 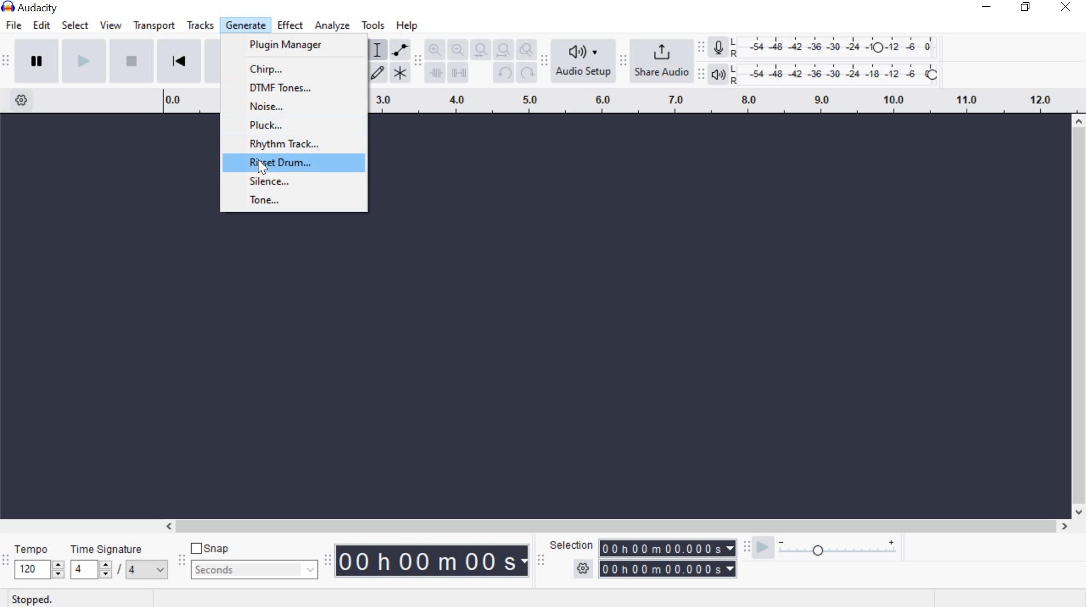 I want to click on Selection tool, so click(x=377, y=51).